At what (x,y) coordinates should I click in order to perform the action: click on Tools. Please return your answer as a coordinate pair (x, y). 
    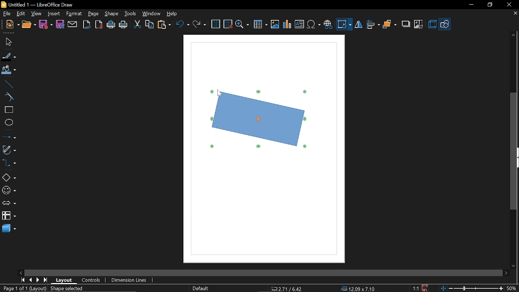
    Looking at the image, I should click on (130, 14).